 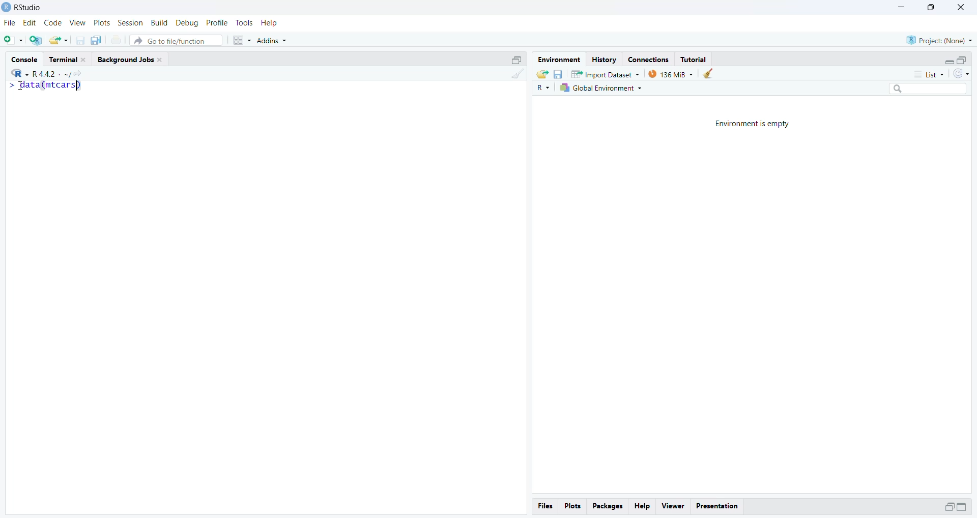 What do you see at coordinates (962, 59) in the screenshot?
I see `Maximize` at bounding box center [962, 59].